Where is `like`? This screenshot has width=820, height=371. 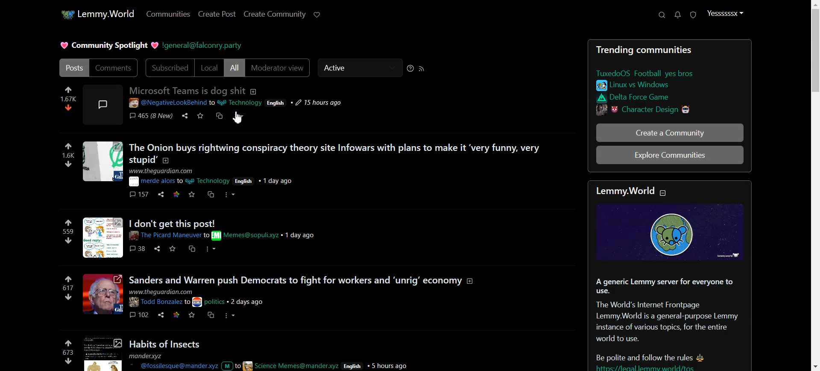
like is located at coordinates (67, 343).